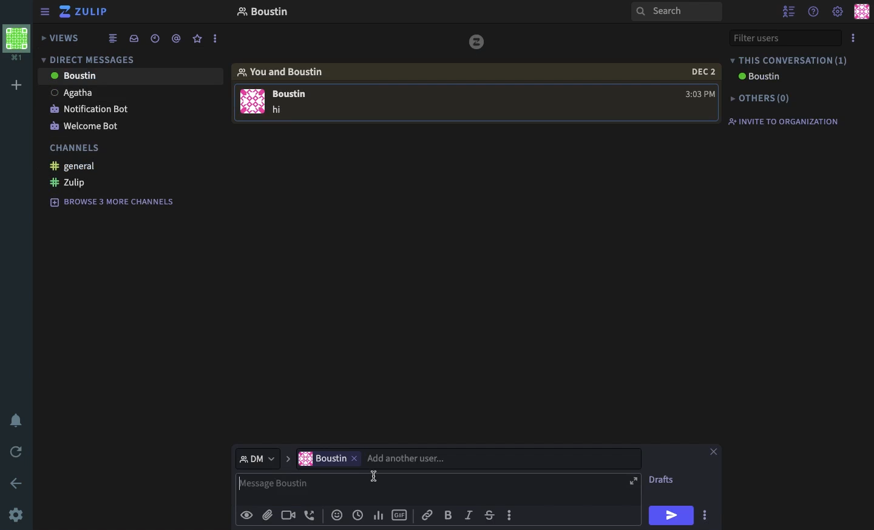 This screenshot has width=874, height=530. I want to click on others, so click(765, 96).